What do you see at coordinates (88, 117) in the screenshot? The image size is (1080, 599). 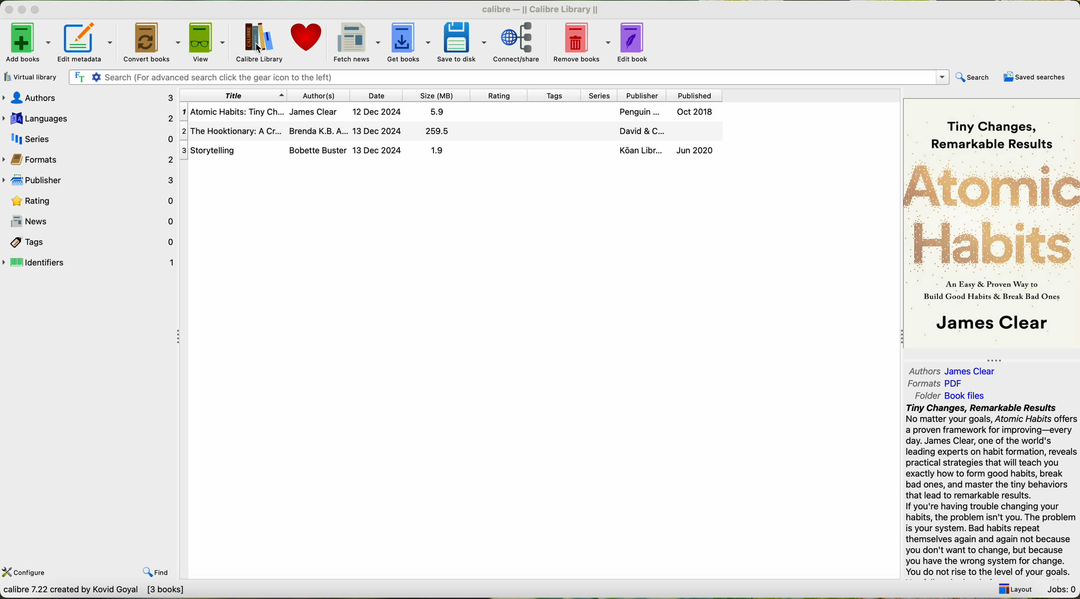 I see `languages` at bounding box center [88, 117].